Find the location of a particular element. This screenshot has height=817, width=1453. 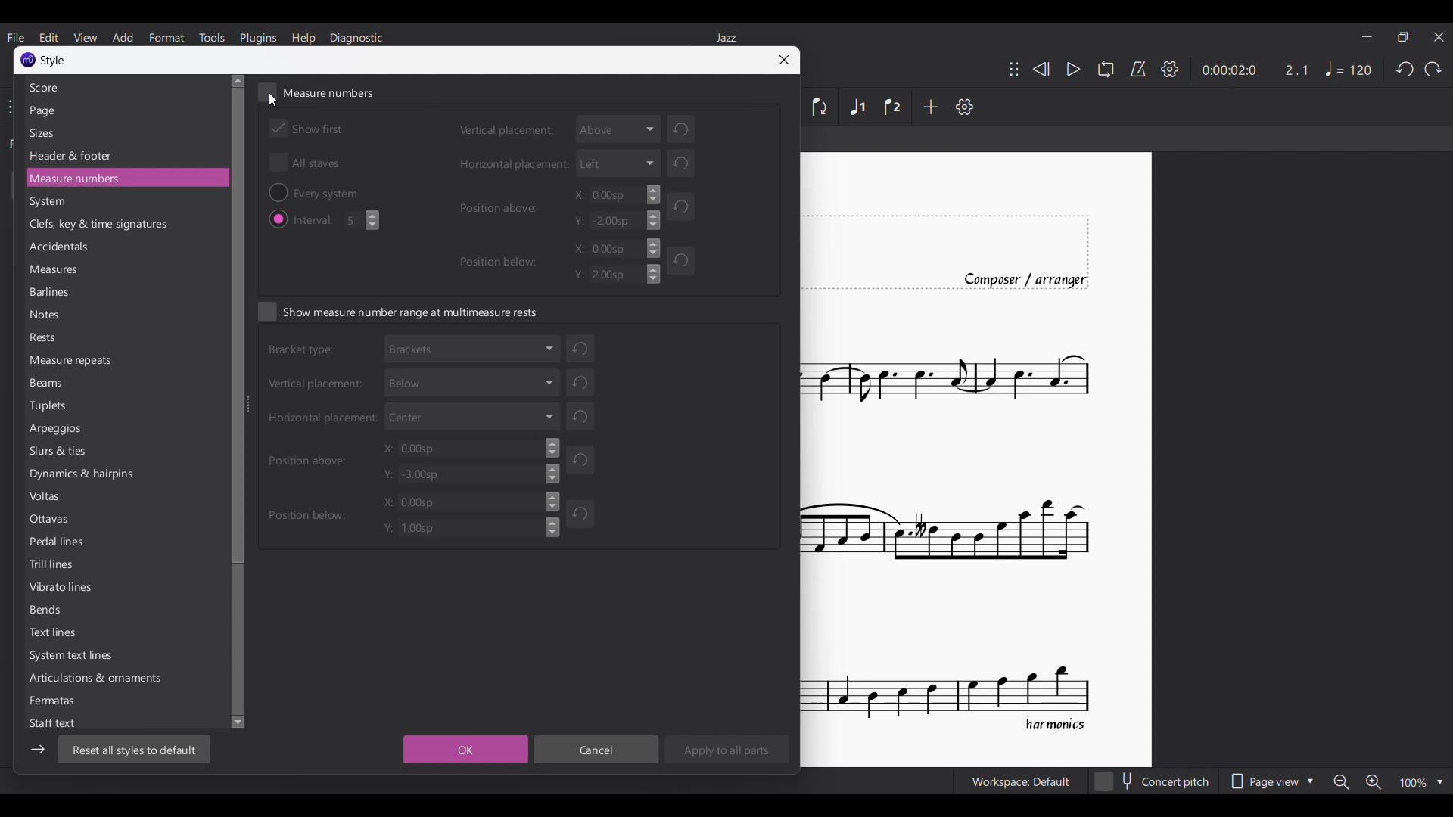

Customize settings is located at coordinates (964, 107).